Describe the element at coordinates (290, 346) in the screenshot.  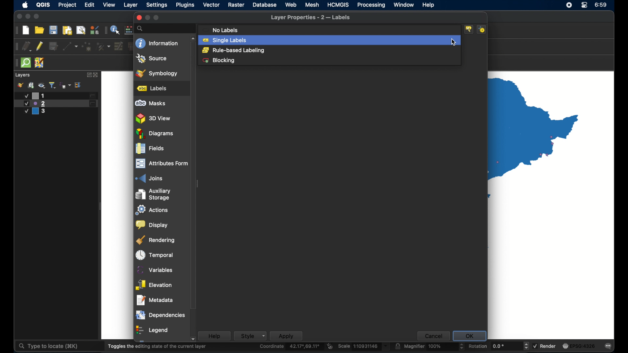
I see `coordinate` at that location.